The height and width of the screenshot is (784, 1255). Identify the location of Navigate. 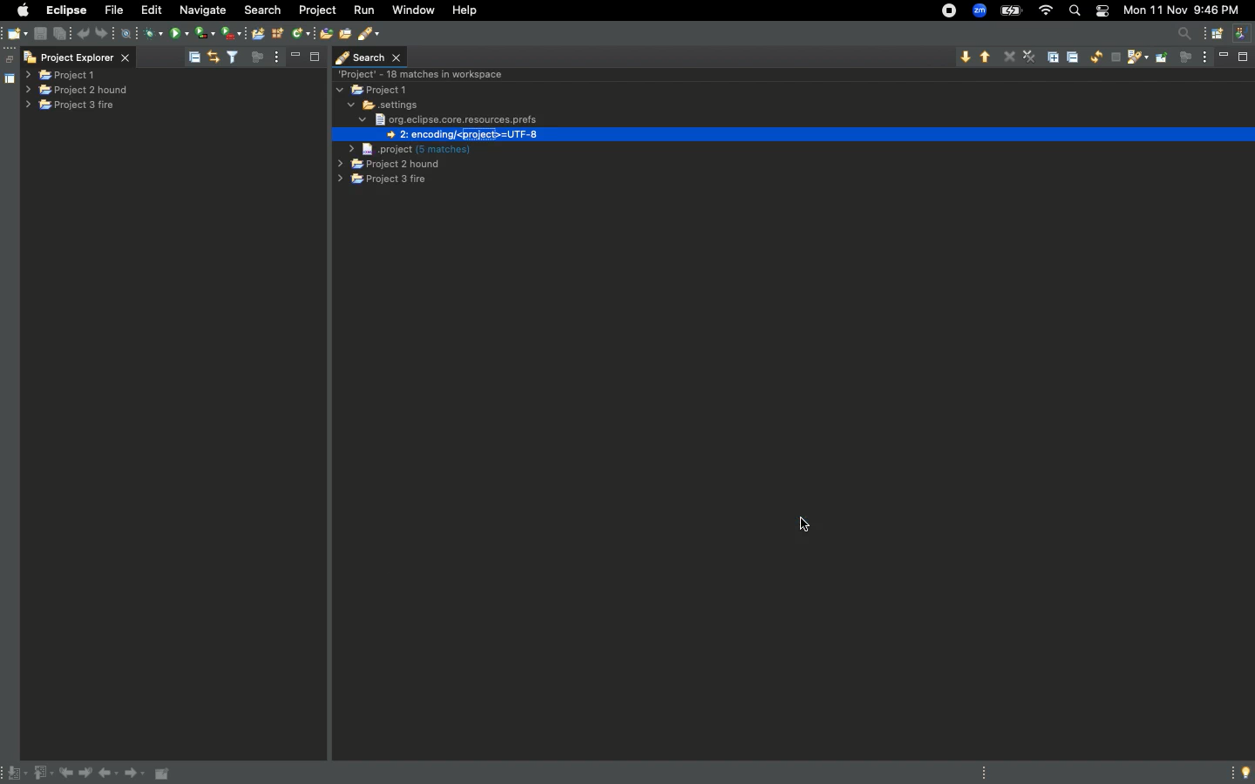
(202, 10).